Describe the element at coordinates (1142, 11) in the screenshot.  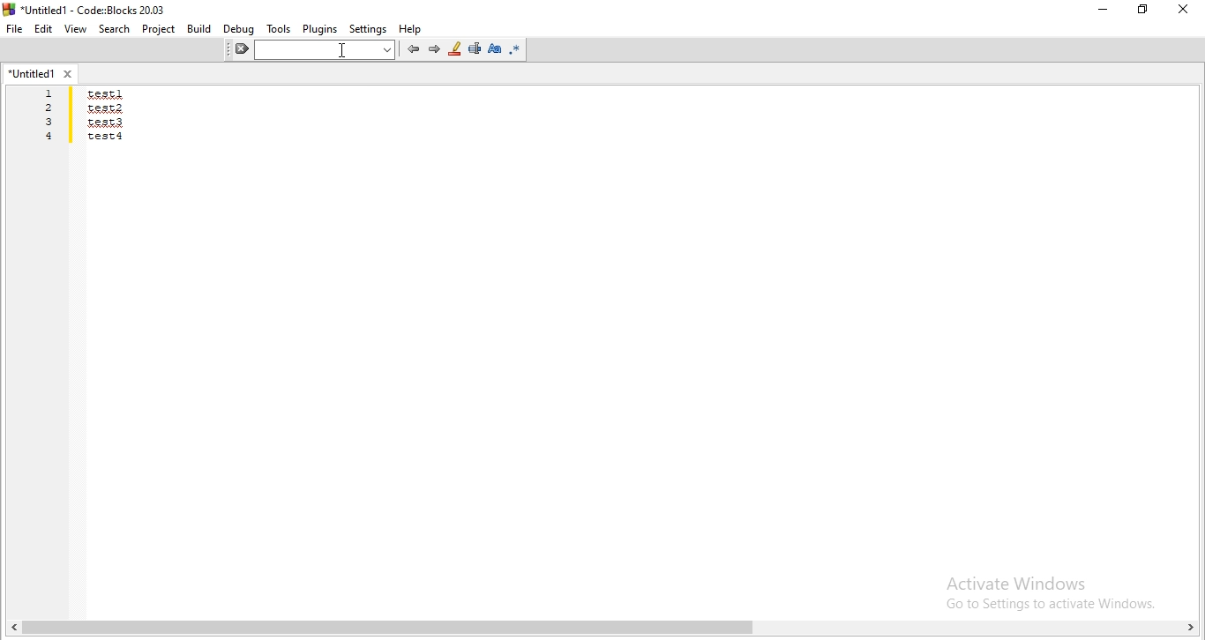
I see `Restore` at that location.